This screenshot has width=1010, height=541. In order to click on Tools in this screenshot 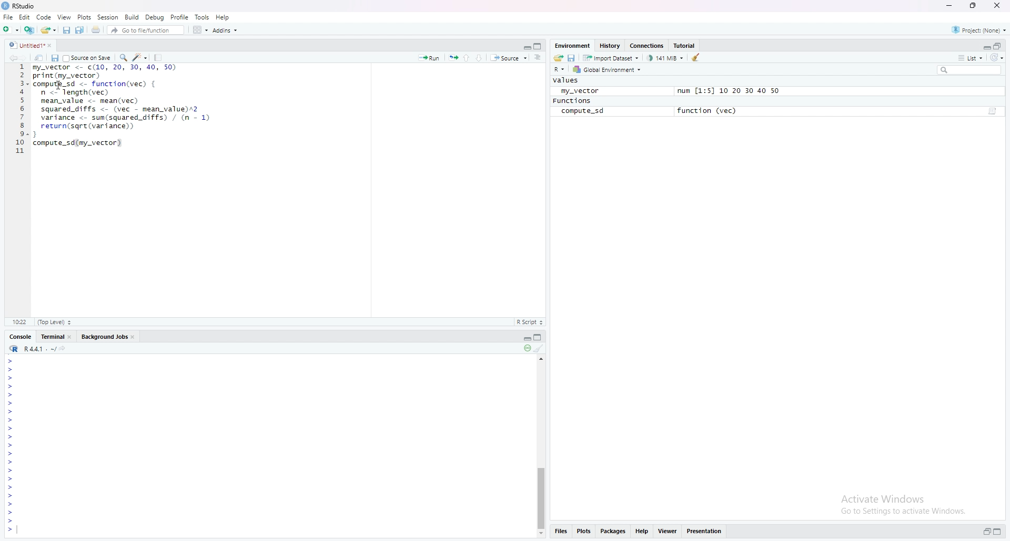, I will do `click(202, 17)`.